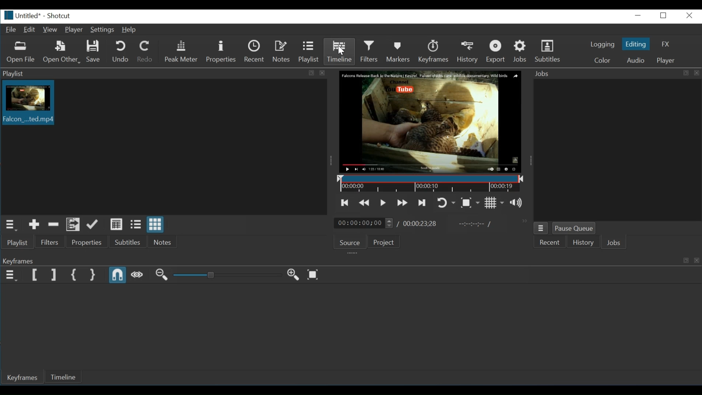 This screenshot has width=702, height=395. What do you see at coordinates (34, 275) in the screenshot?
I see `Set Filter First ` at bounding box center [34, 275].